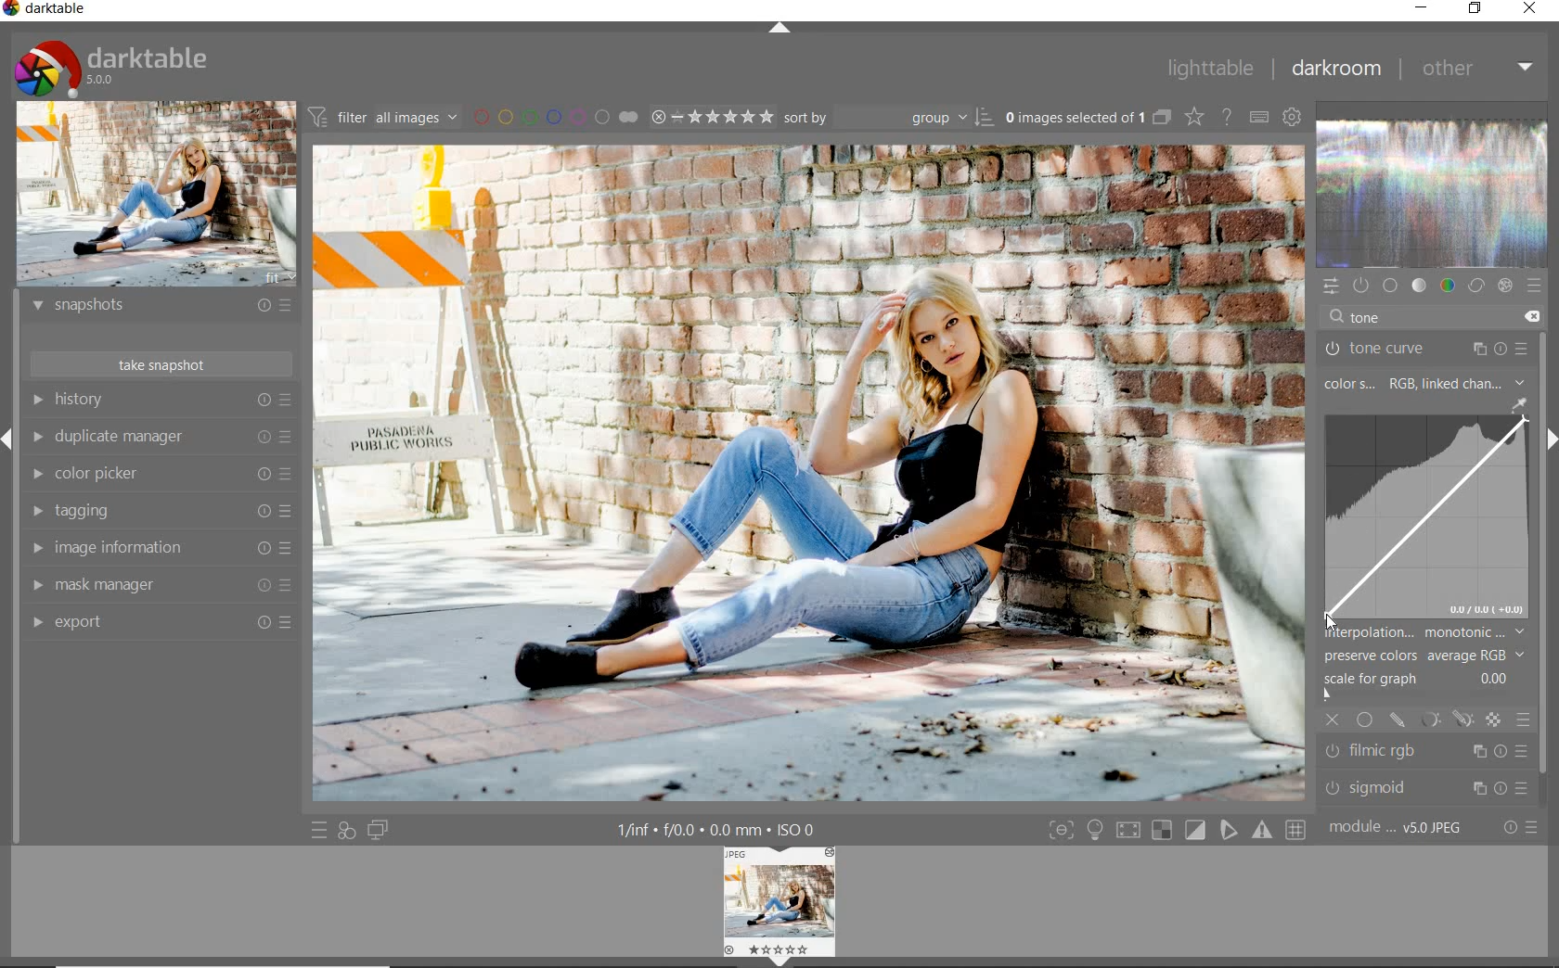 This screenshot has height=968, width=1559. Describe the element at coordinates (1415, 656) in the screenshot. I see `preserve colors` at that location.